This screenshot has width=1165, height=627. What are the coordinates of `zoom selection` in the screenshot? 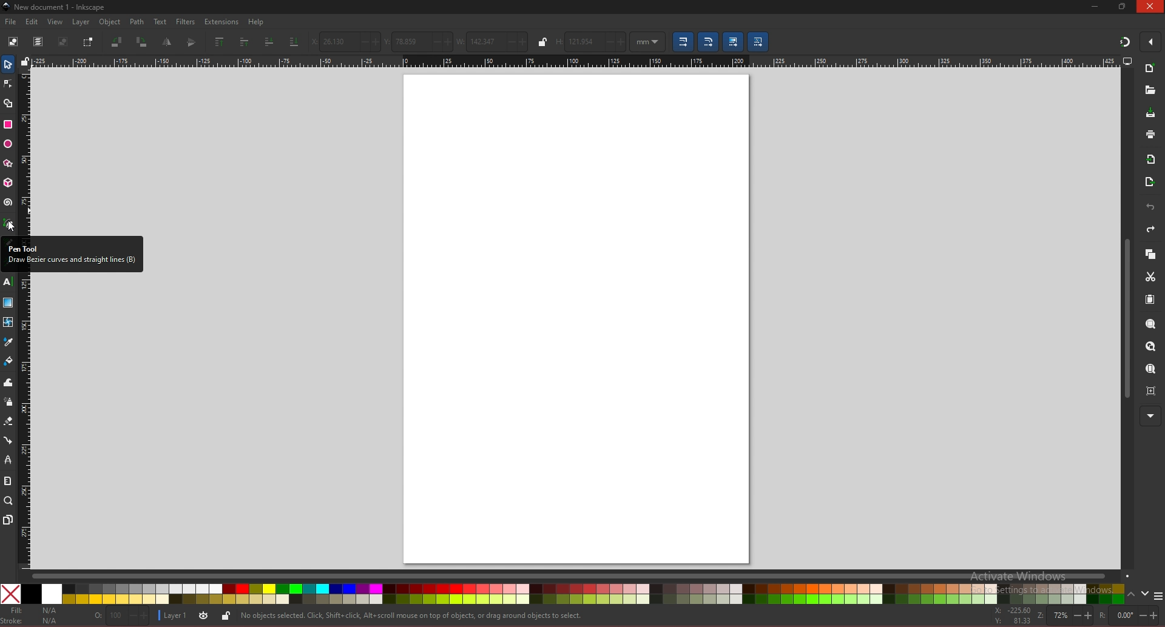 It's located at (1152, 325).